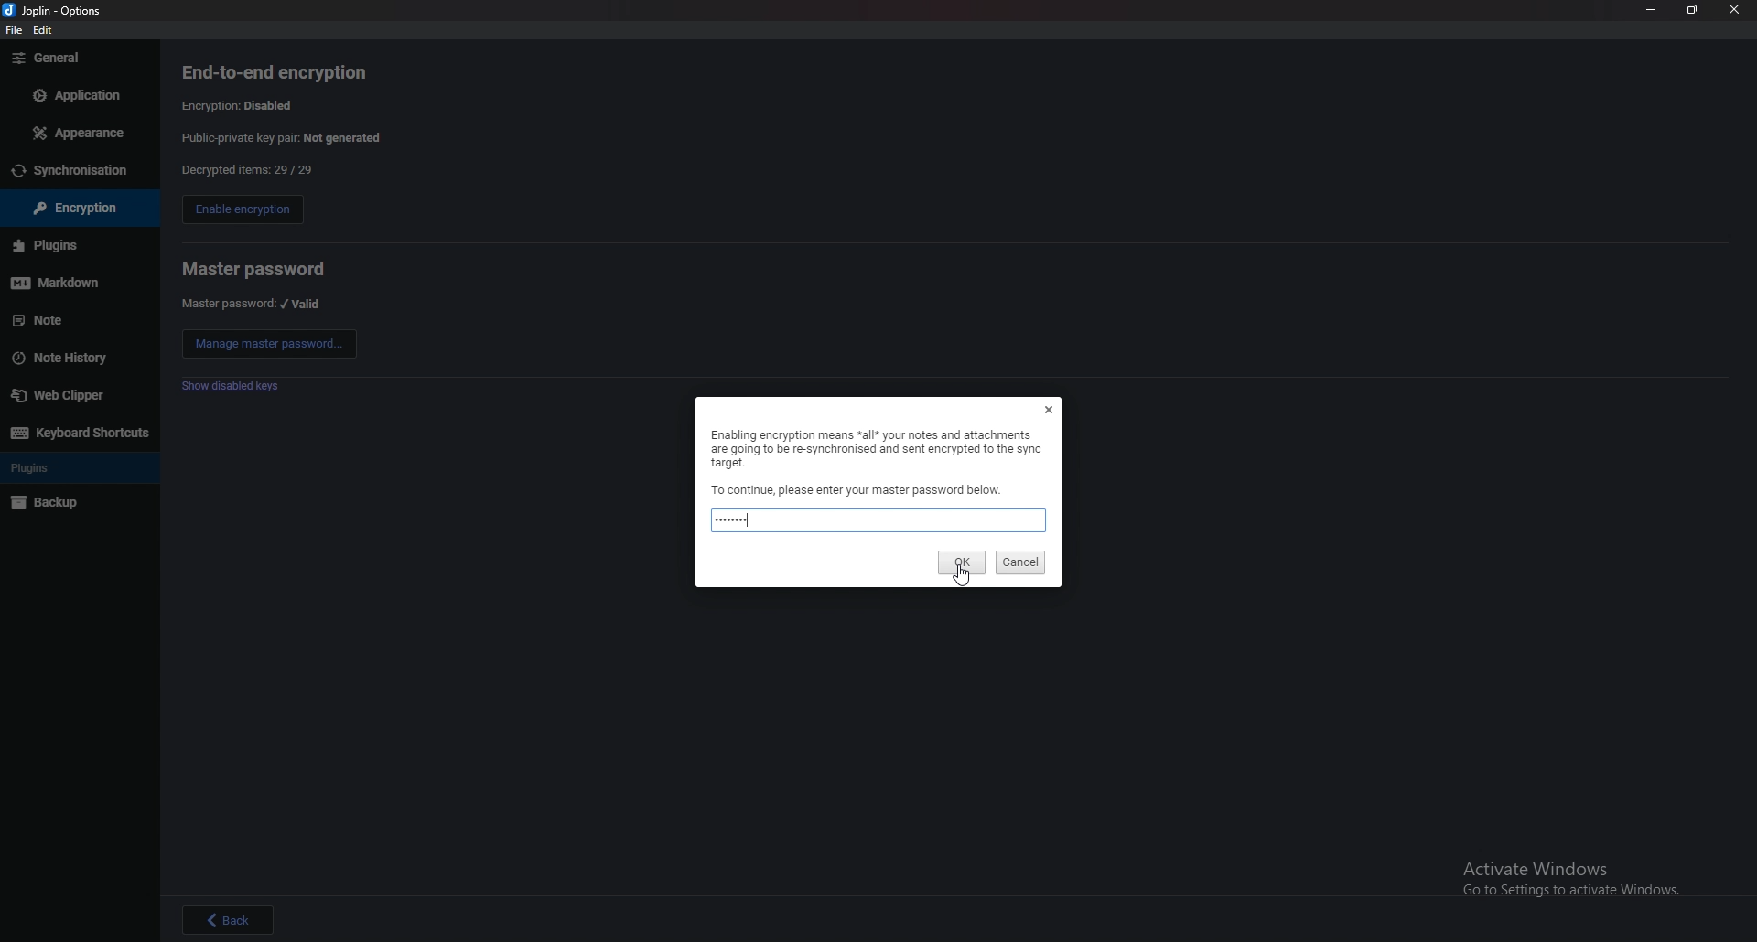  What do you see at coordinates (268, 343) in the screenshot?
I see `manage master password` at bounding box center [268, 343].